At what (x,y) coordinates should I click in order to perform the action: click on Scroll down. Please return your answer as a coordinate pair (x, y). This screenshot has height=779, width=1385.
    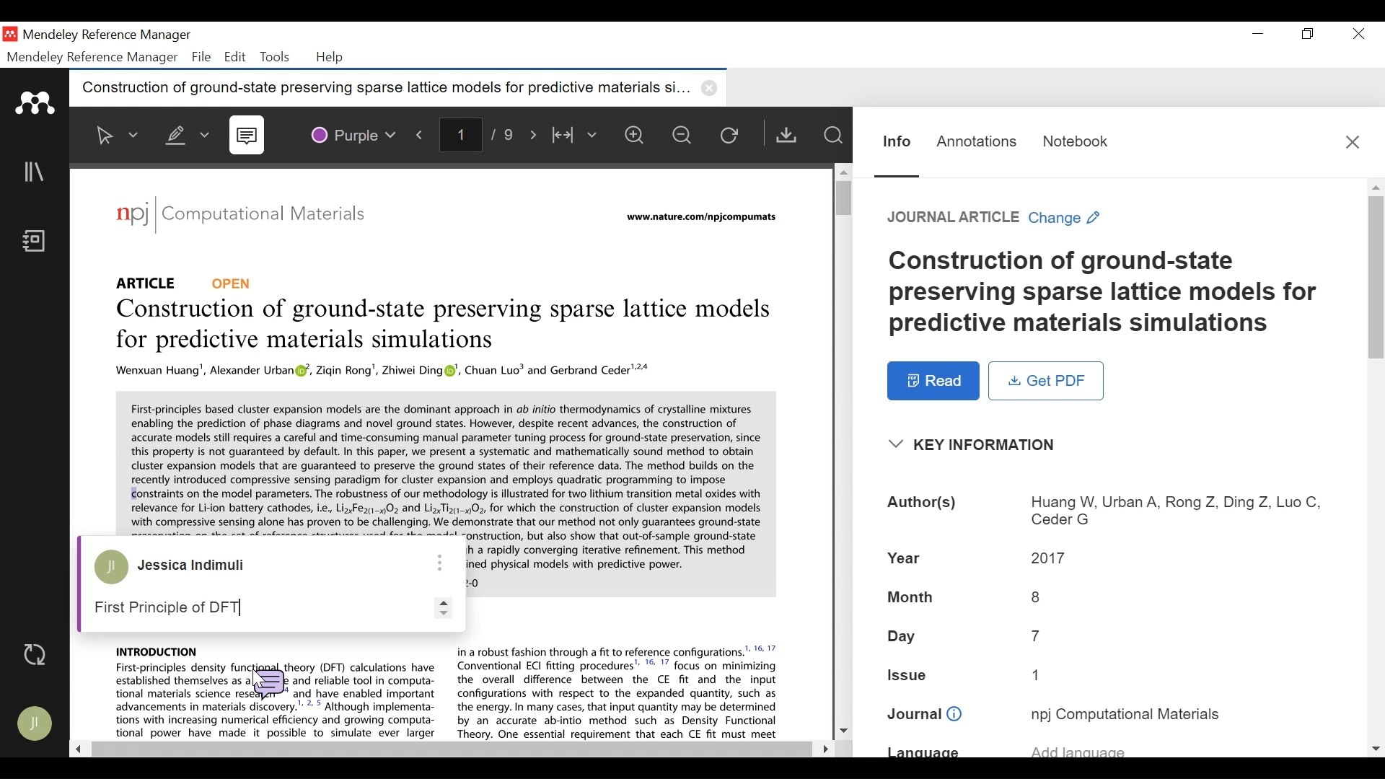
    Looking at the image, I should click on (1376, 749).